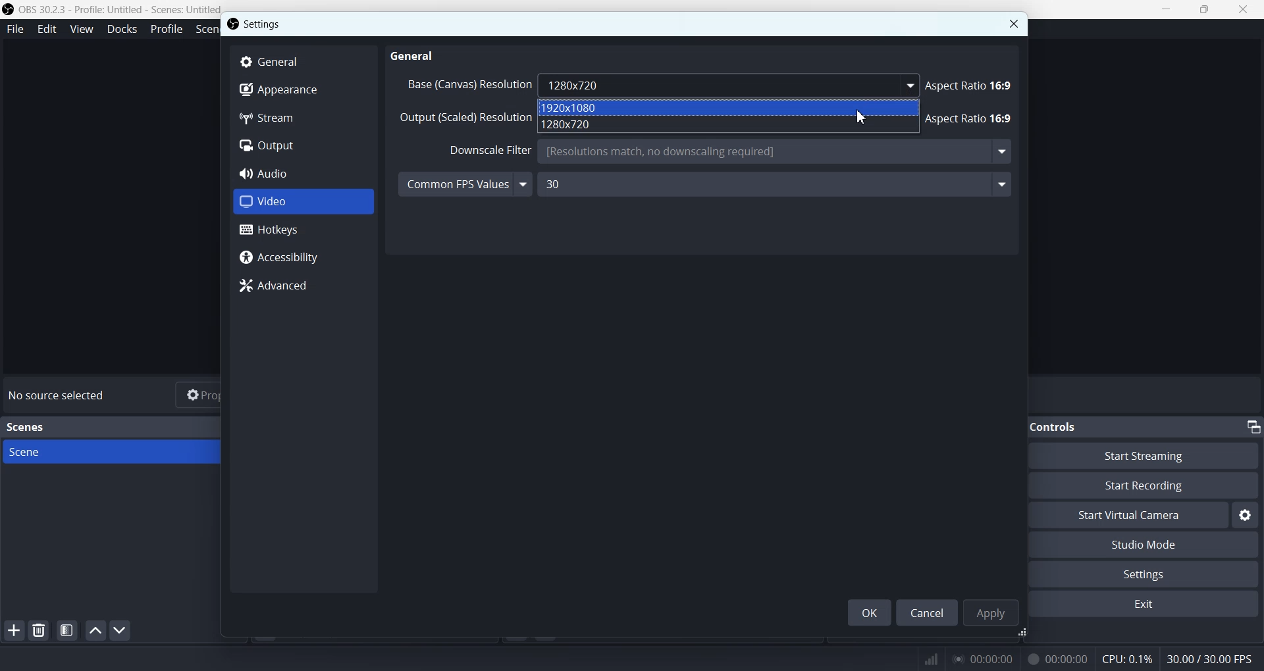 This screenshot has height=671, width=1264. I want to click on Text, so click(1063, 426).